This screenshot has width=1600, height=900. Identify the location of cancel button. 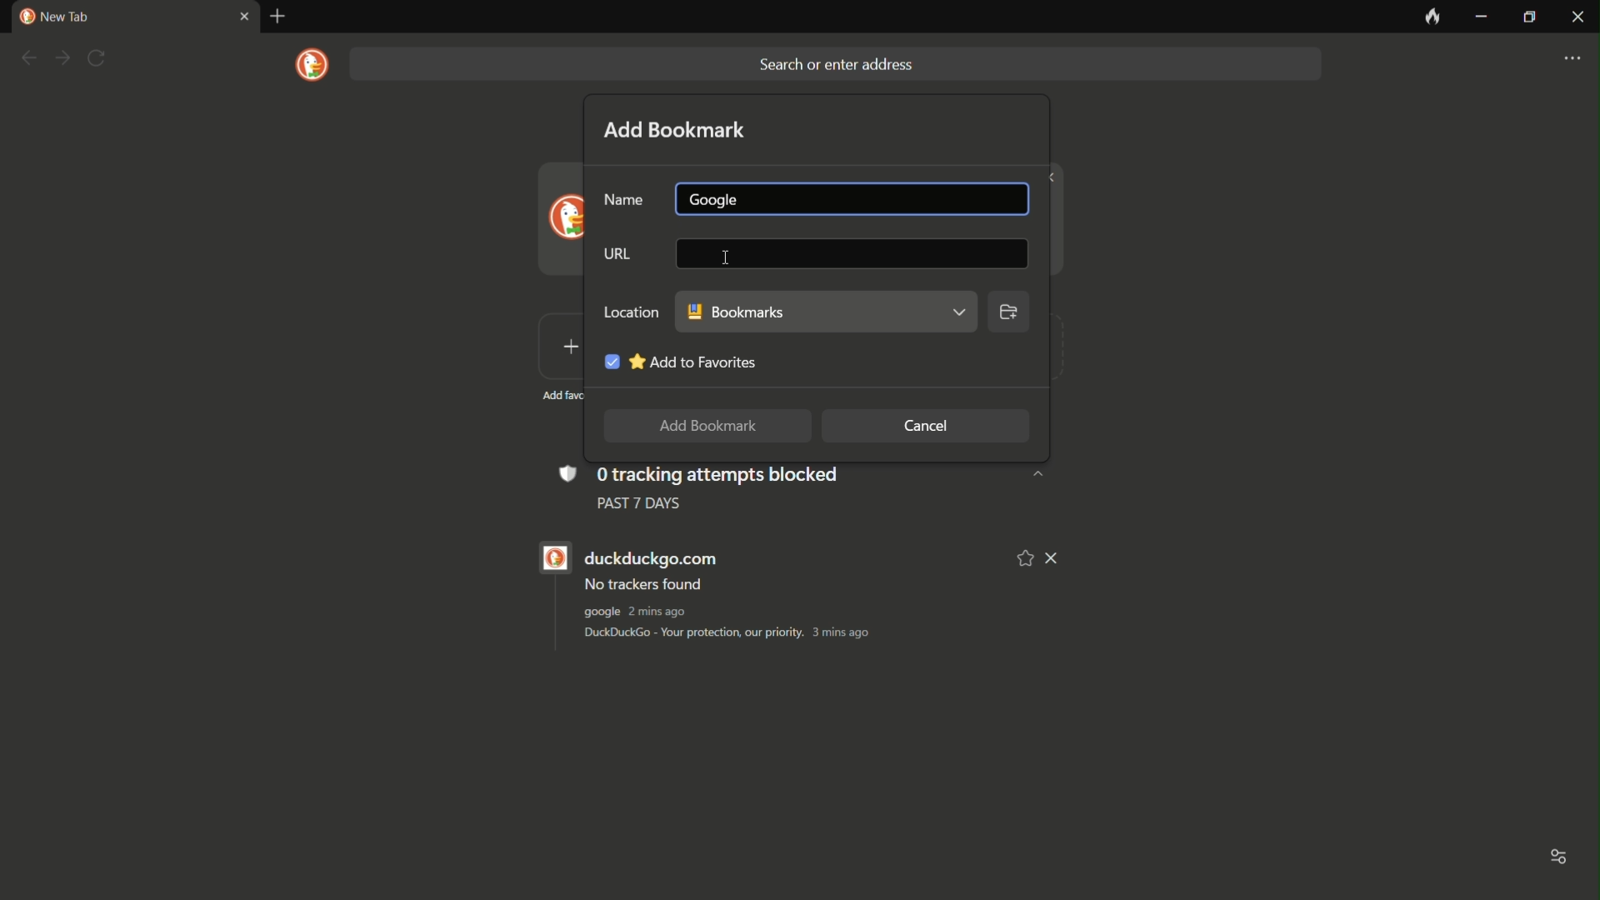
(926, 427).